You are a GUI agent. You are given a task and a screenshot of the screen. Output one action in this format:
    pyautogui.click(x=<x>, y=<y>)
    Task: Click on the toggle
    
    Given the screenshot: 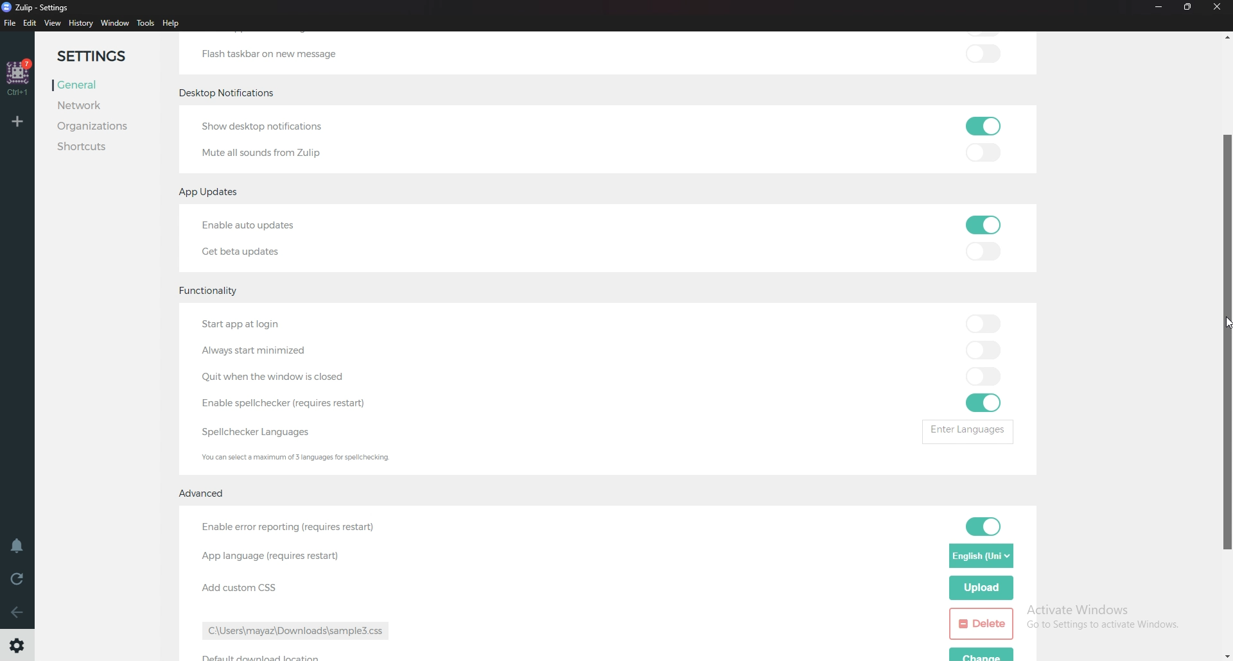 What is the action you would take?
    pyautogui.click(x=983, y=125)
    